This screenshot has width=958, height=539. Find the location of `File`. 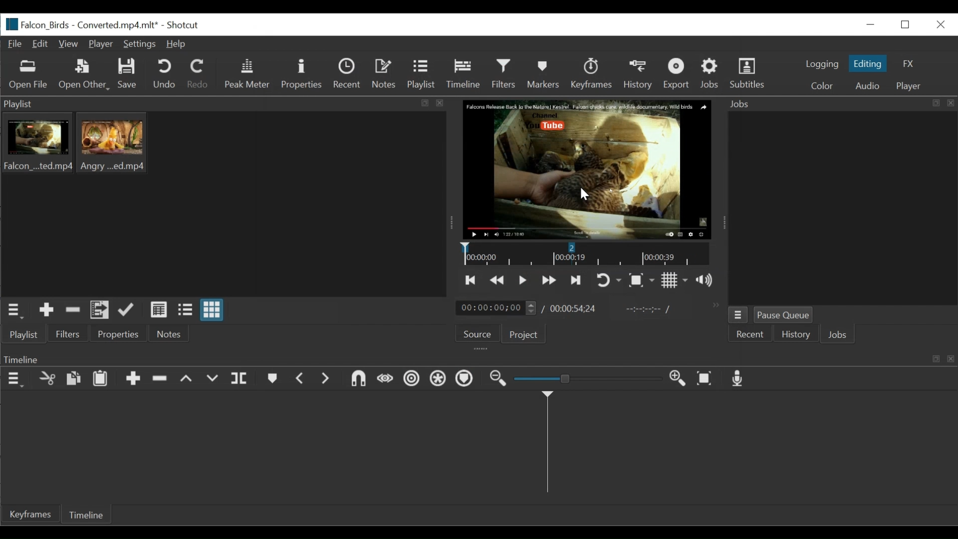

File is located at coordinates (16, 44).